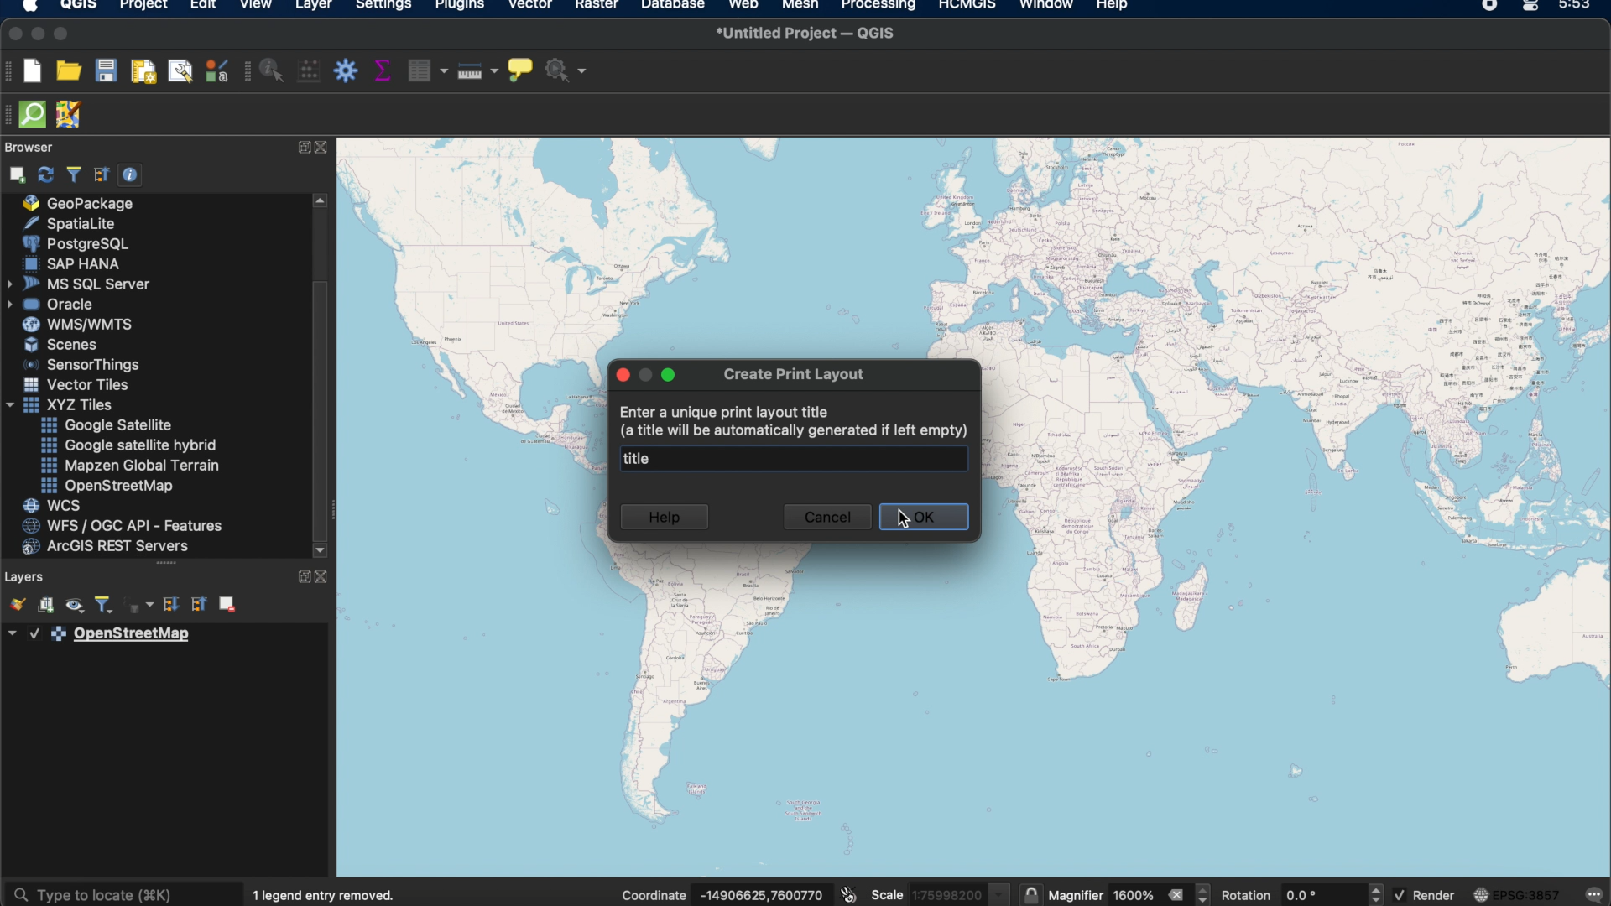 This screenshot has height=906, width=1611. I want to click on lock scale, so click(1031, 892).